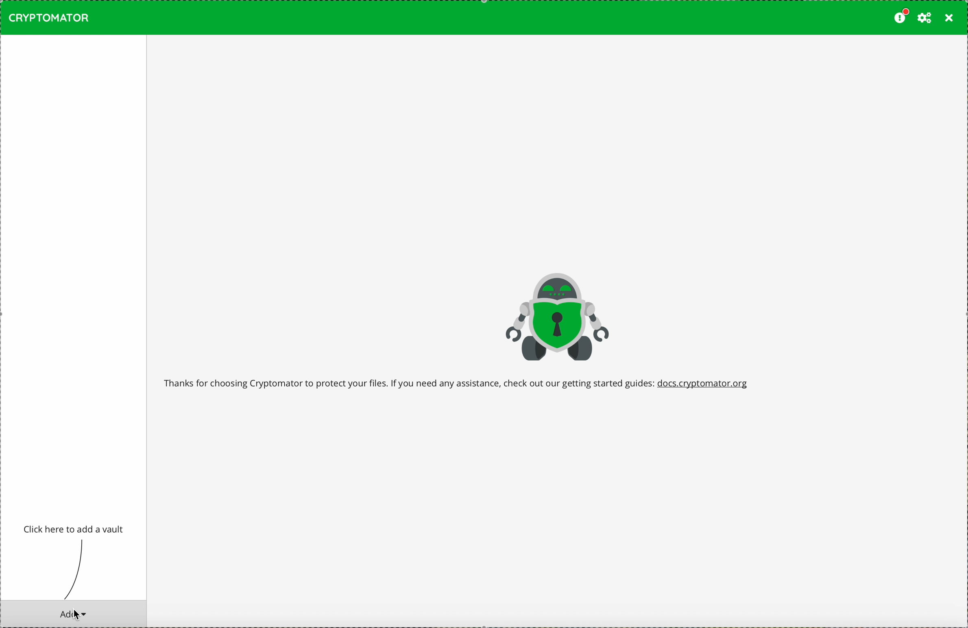 The image size is (968, 628). What do you see at coordinates (949, 18) in the screenshot?
I see `close` at bounding box center [949, 18].